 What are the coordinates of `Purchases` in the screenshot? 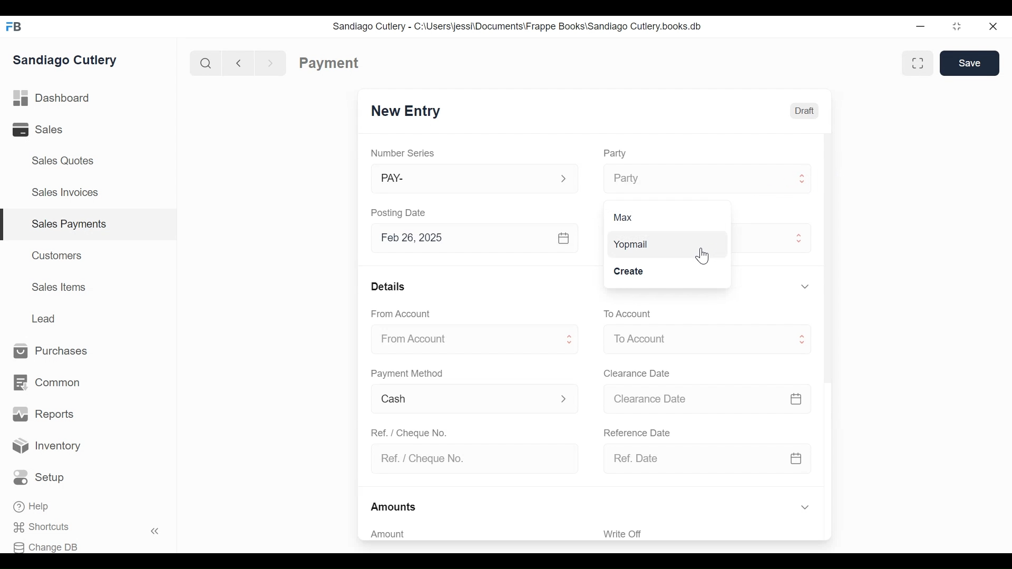 It's located at (51, 351).